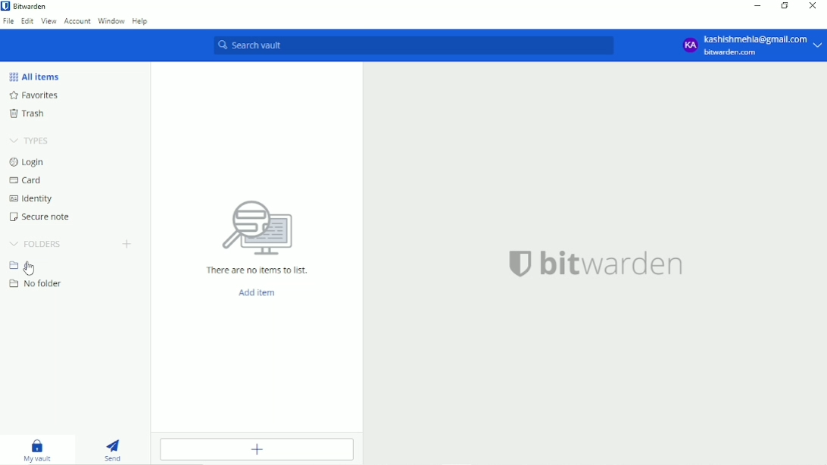  I want to click on search for file vector, so click(256, 227).